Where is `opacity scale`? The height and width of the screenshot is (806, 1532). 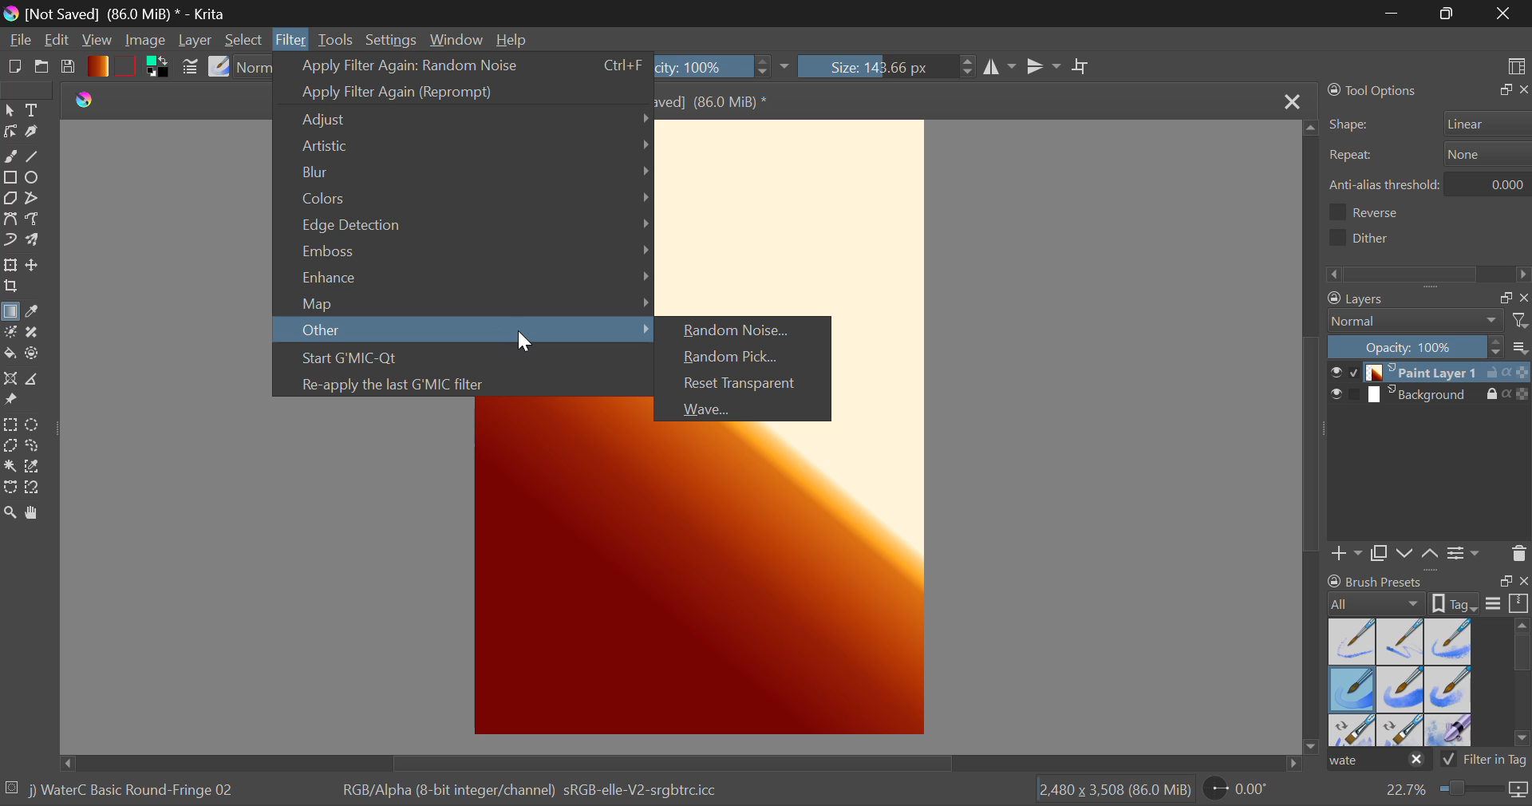 opacity scale is located at coordinates (1416, 346).